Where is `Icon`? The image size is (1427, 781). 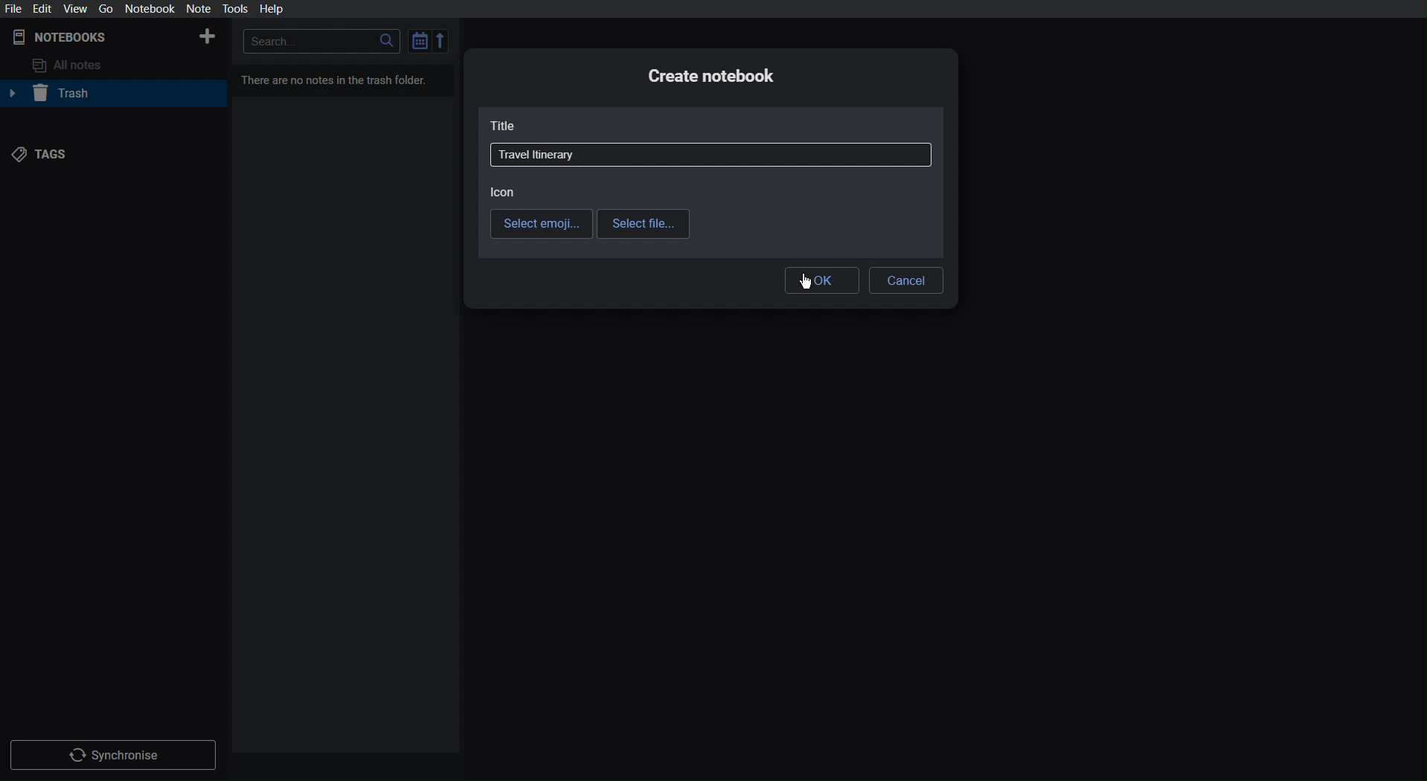 Icon is located at coordinates (504, 193).